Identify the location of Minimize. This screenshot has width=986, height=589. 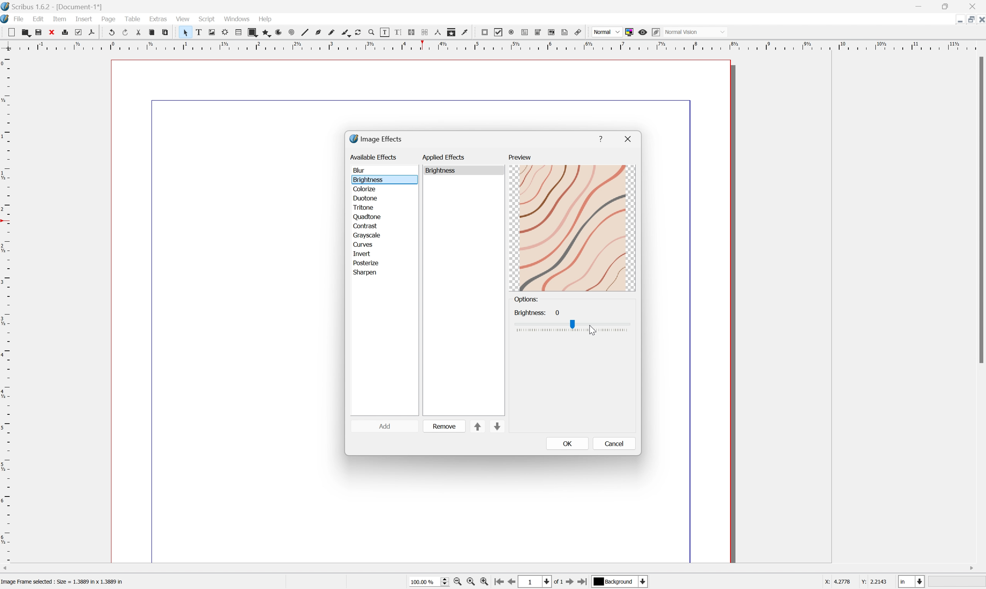
(971, 20).